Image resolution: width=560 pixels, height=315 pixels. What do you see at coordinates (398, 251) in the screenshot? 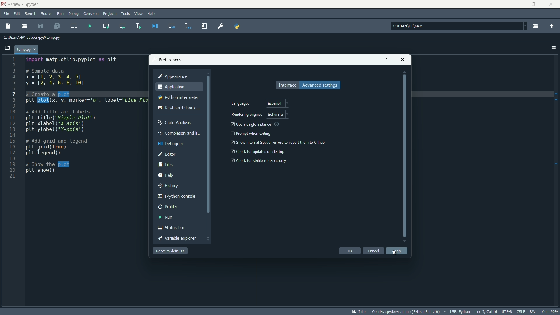
I see `apply` at bounding box center [398, 251].